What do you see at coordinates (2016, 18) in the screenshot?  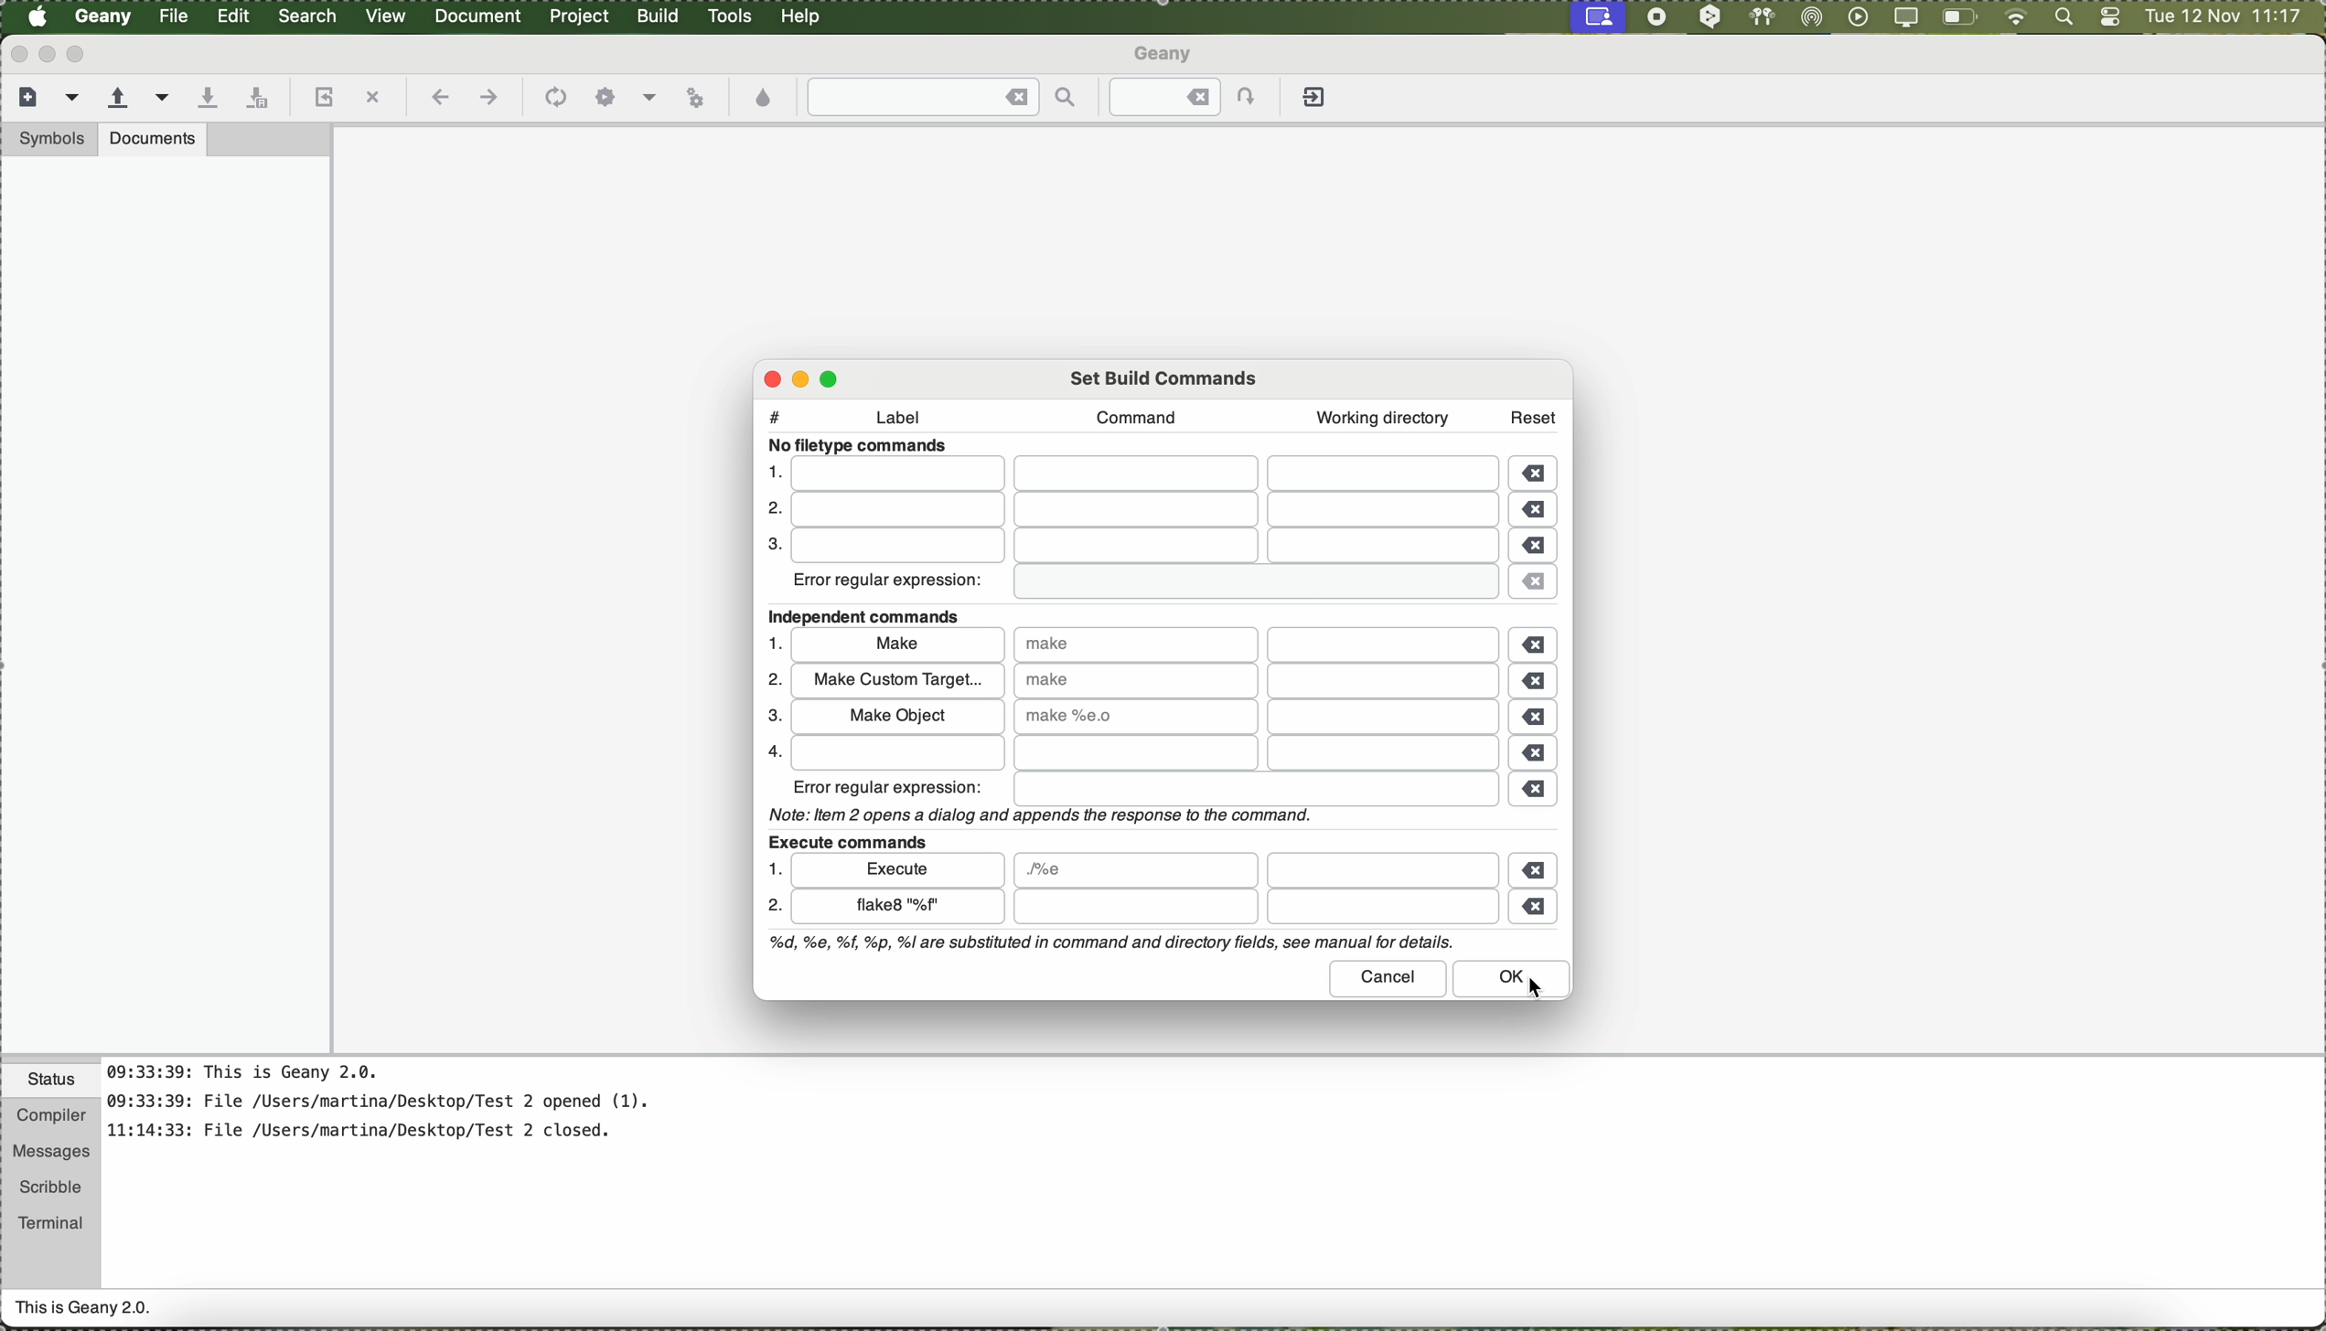 I see `wifi` at bounding box center [2016, 18].